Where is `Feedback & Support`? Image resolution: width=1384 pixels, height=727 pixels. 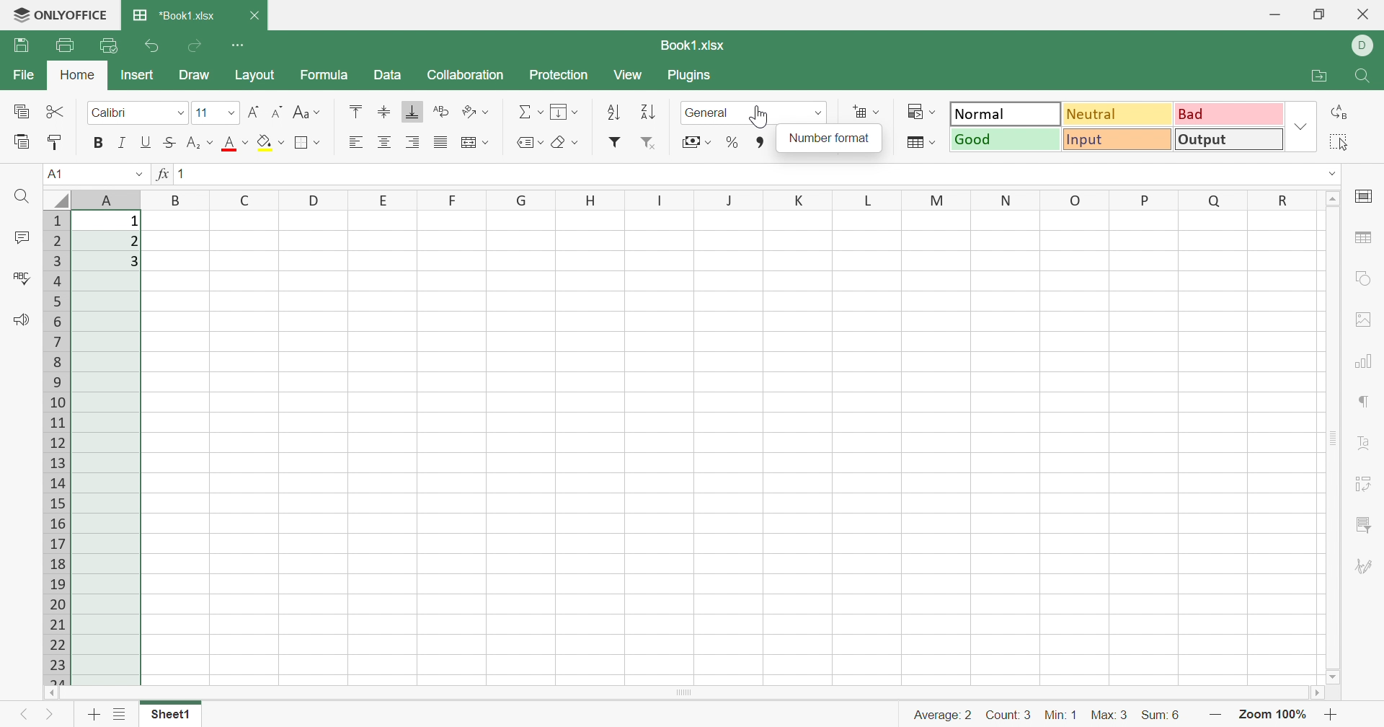 Feedback & Support is located at coordinates (21, 320).